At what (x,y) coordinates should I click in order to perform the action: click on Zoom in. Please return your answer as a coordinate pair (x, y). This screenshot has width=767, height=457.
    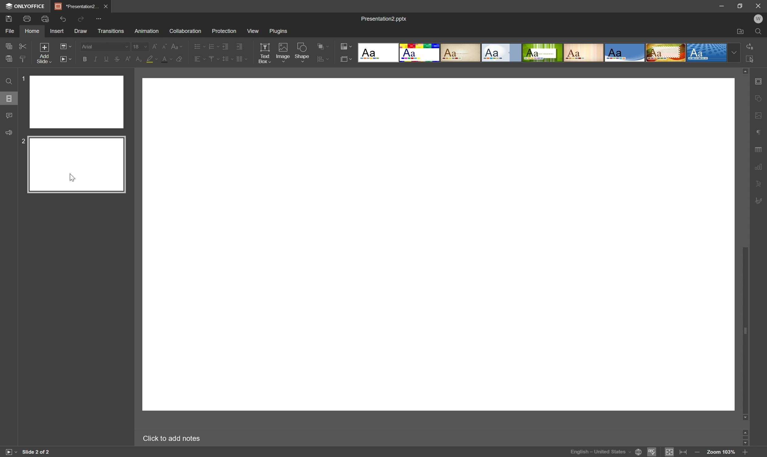
    Looking at the image, I should click on (745, 451).